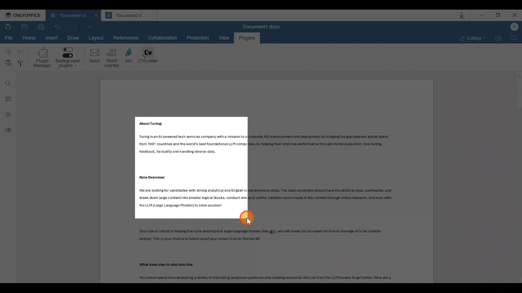  I want to click on Downloads, so click(460, 15).